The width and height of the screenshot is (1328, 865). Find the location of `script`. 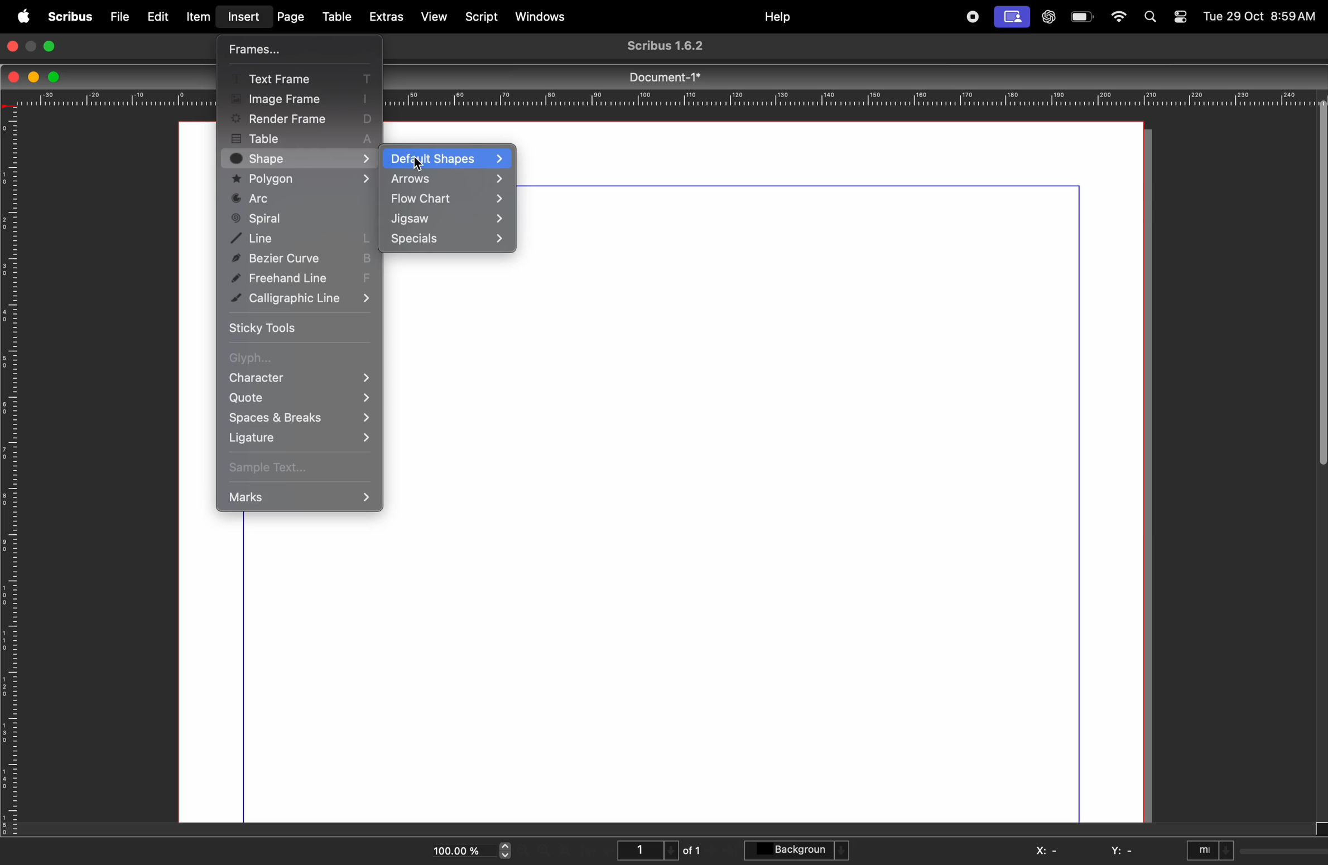

script is located at coordinates (484, 15).